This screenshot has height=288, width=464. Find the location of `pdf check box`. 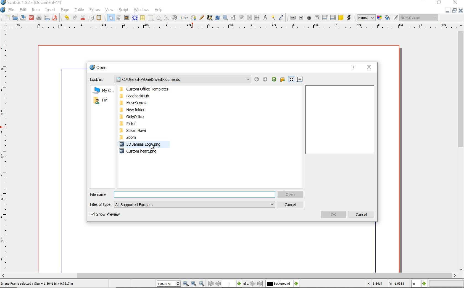

pdf check box is located at coordinates (302, 18).